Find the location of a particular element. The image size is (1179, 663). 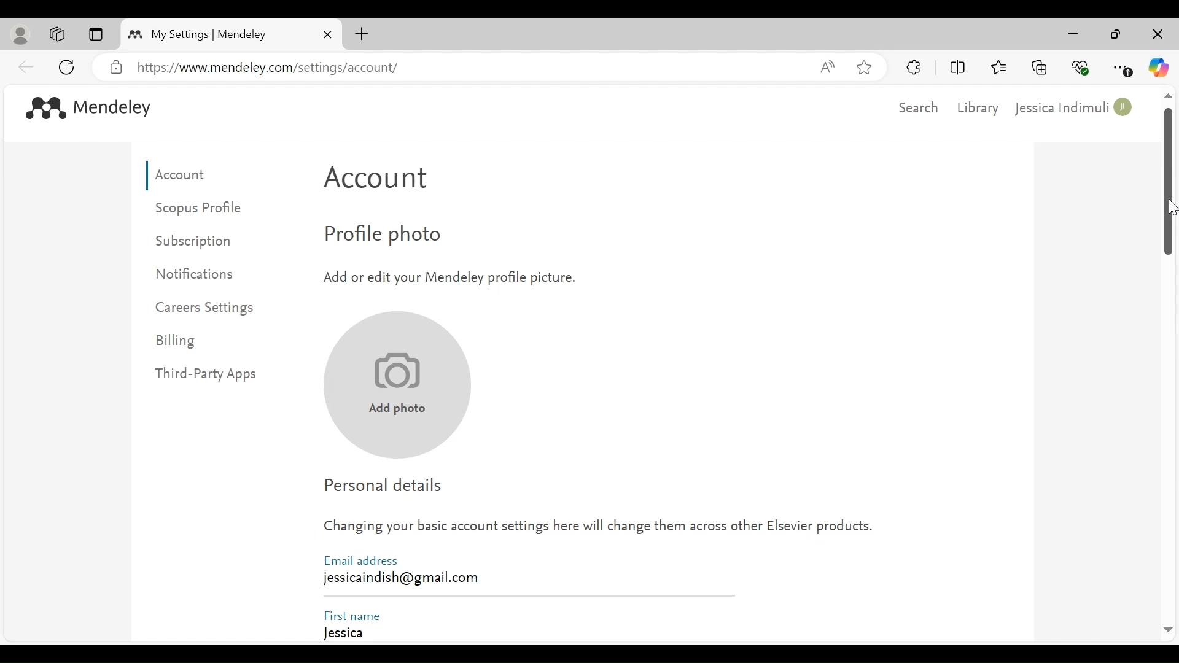

Account is located at coordinates (185, 176).